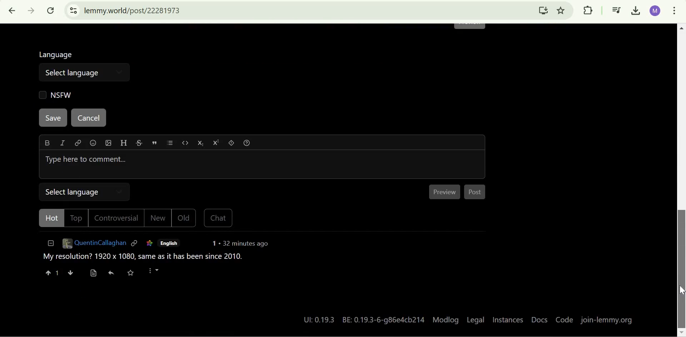  I want to click on Language, so click(57, 53).